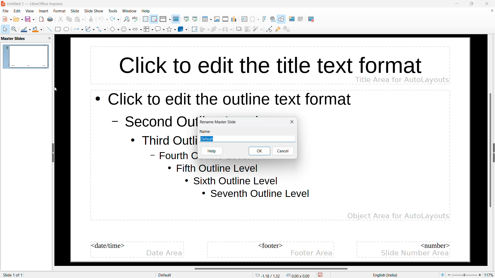 This screenshot has width=495, height=278. Describe the element at coordinates (264, 19) in the screenshot. I see `insert fontwork text` at that location.